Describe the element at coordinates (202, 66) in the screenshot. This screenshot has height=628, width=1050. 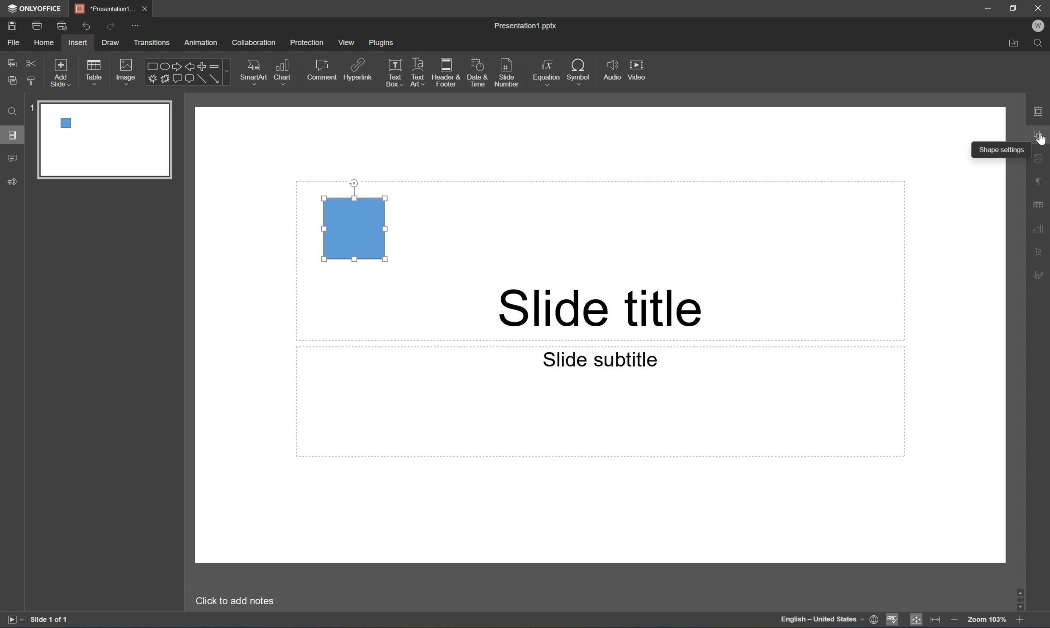
I see `Plus` at that location.